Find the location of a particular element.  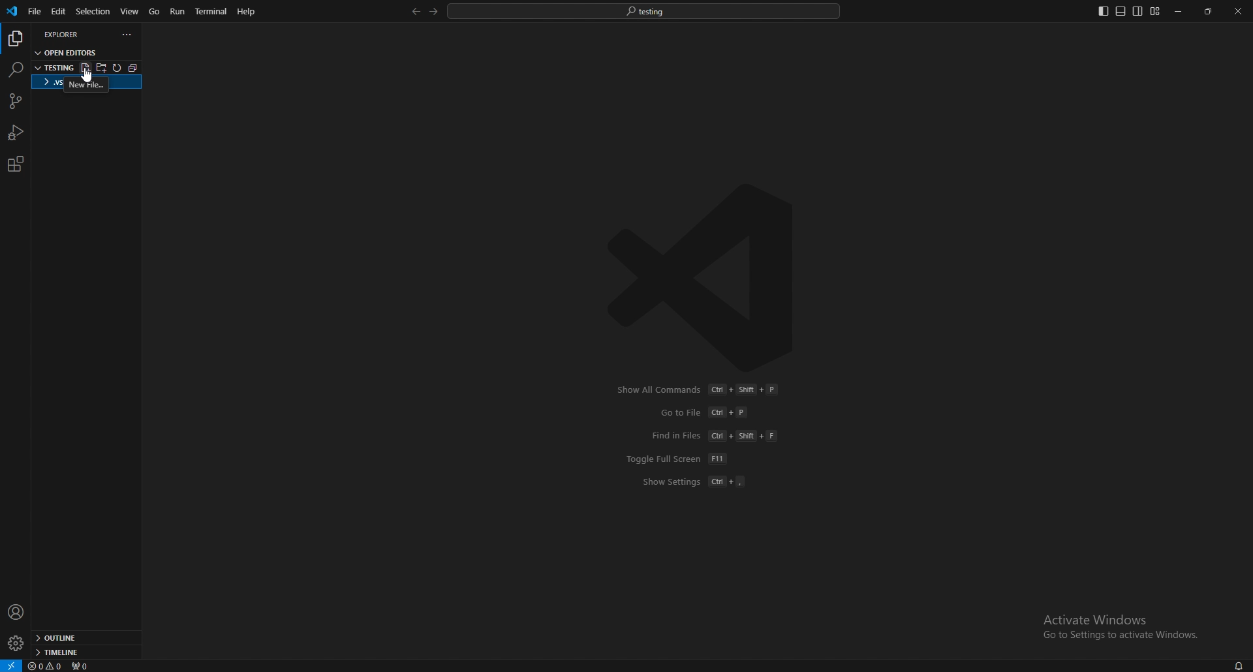

run is located at coordinates (179, 11).